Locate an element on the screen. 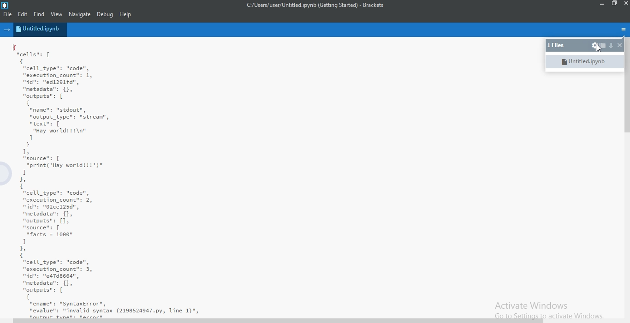  untitled.ipynb is located at coordinates (583, 61).